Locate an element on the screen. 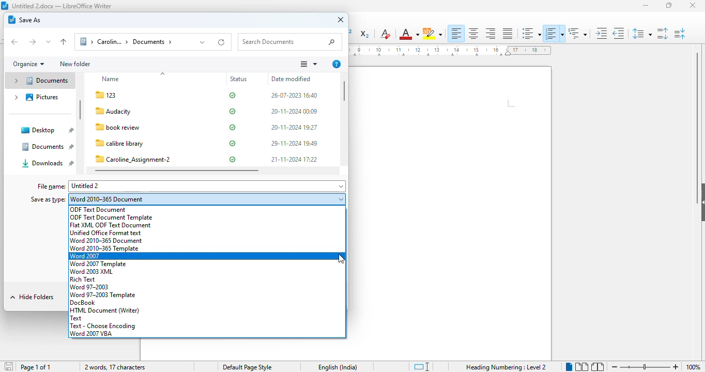 The height and width of the screenshot is (372, 705). set outline format is located at coordinates (577, 33).